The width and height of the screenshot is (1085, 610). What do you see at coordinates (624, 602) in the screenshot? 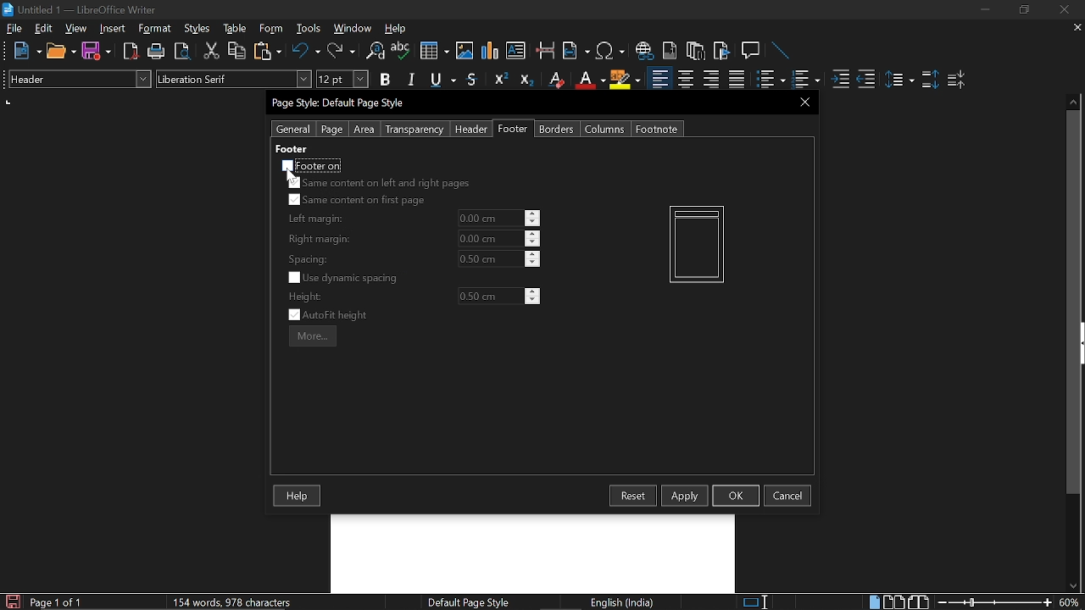
I see ` language` at bounding box center [624, 602].